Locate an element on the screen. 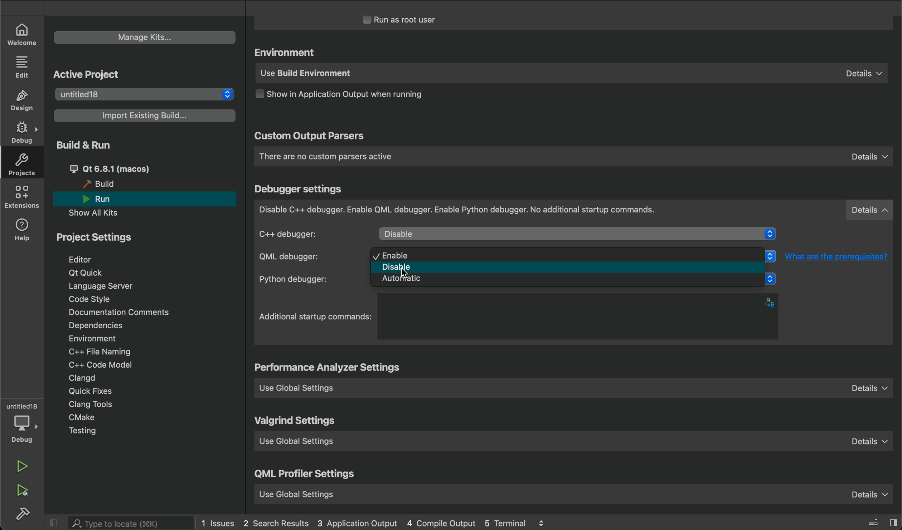 The height and width of the screenshot is (530, 902). active project is located at coordinates (87, 74).